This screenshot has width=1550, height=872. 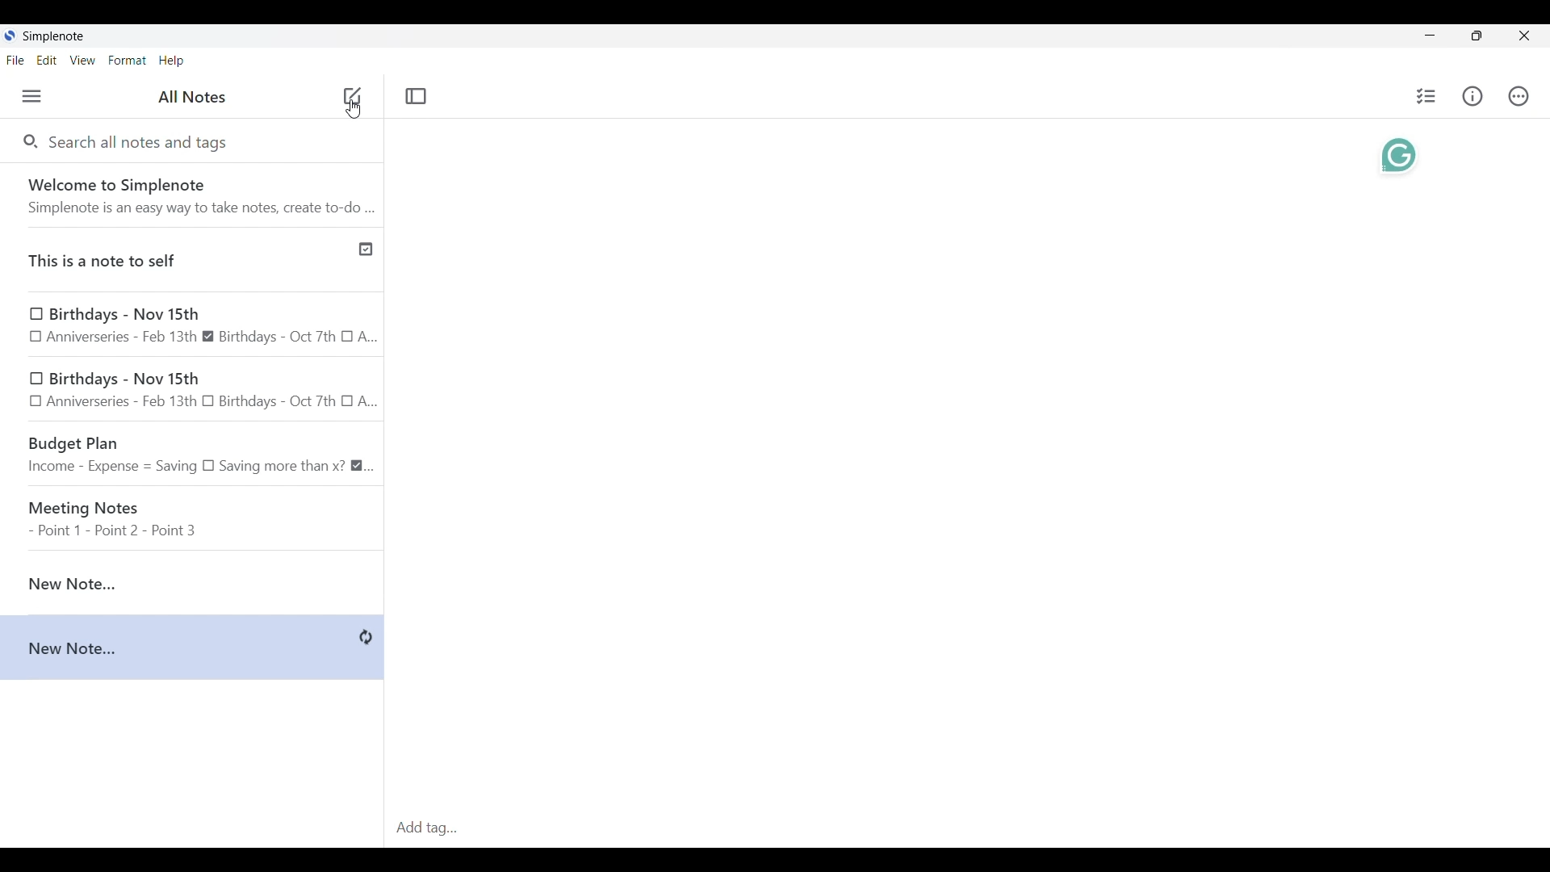 I want to click on New note added, so click(x=178, y=648).